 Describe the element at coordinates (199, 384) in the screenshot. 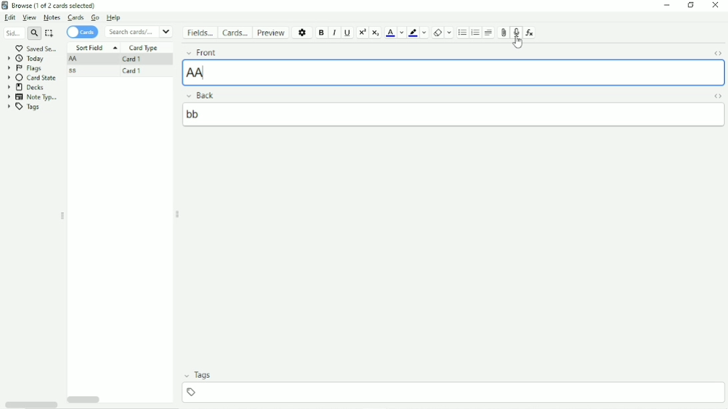

I see `Tags` at that location.